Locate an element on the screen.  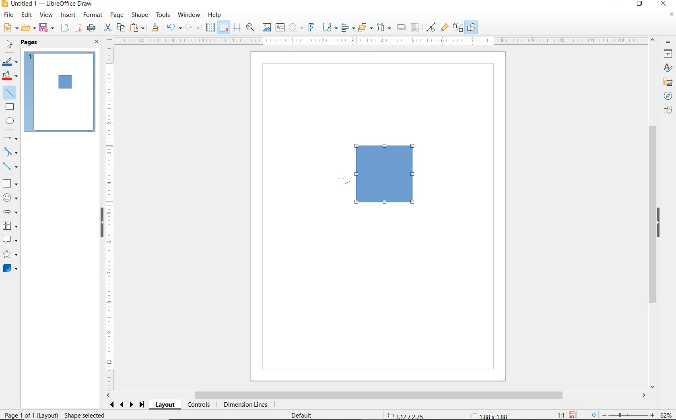
SCROLL NEXT is located at coordinates (127, 405).